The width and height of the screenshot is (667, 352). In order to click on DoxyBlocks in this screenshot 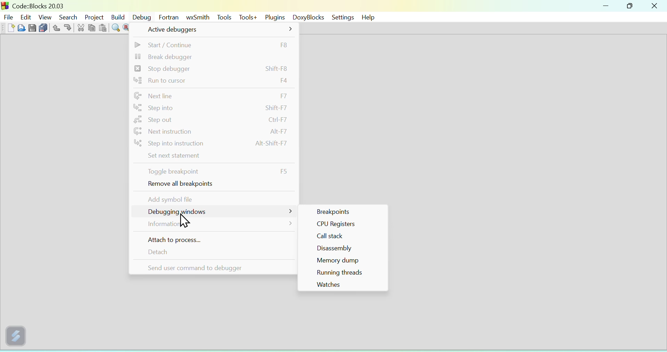, I will do `click(307, 17)`.